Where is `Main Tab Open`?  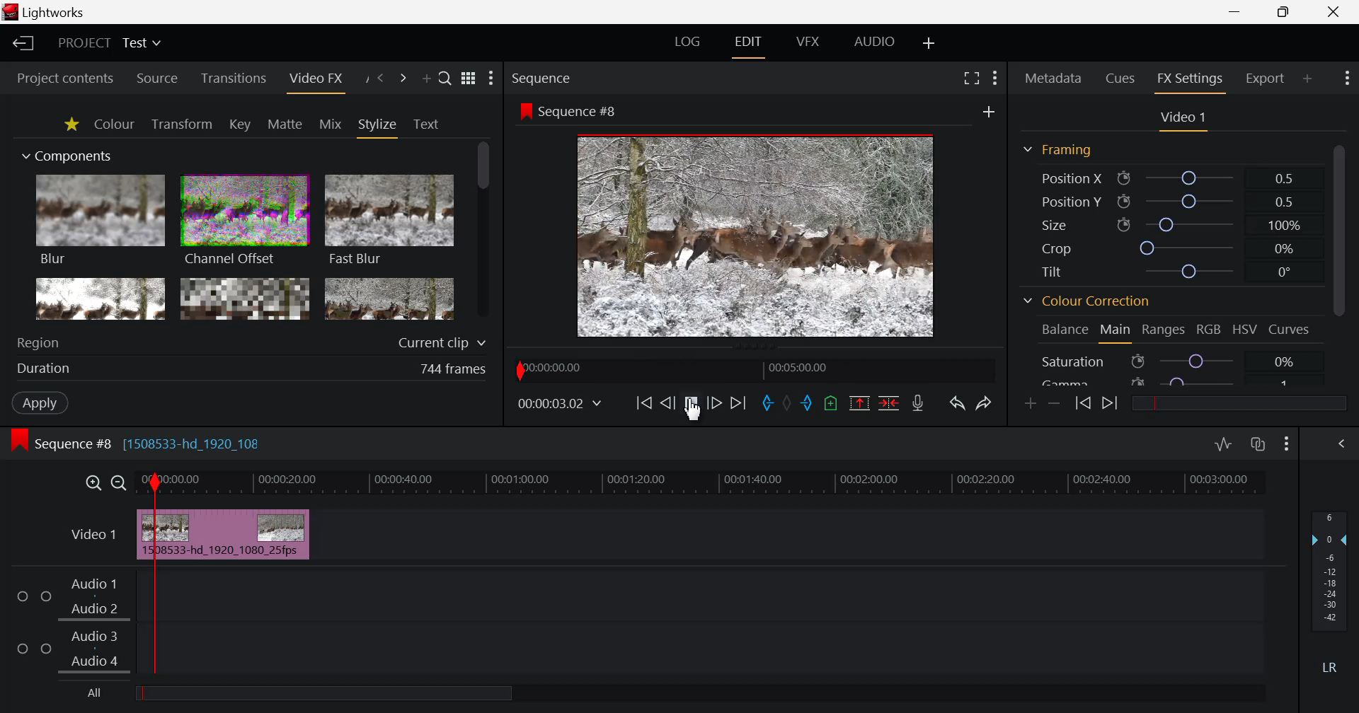
Main Tab Open is located at coordinates (1114, 332).